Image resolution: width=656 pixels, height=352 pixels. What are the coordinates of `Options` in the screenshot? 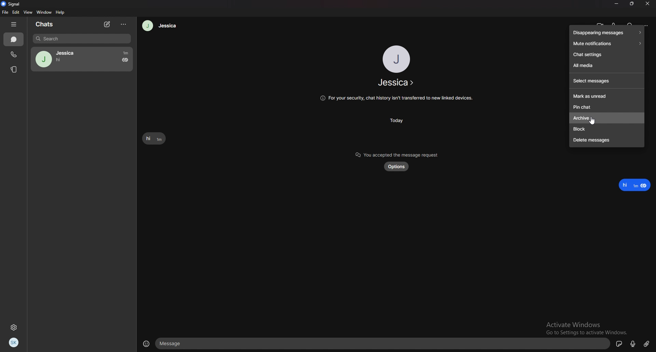 It's located at (124, 25).